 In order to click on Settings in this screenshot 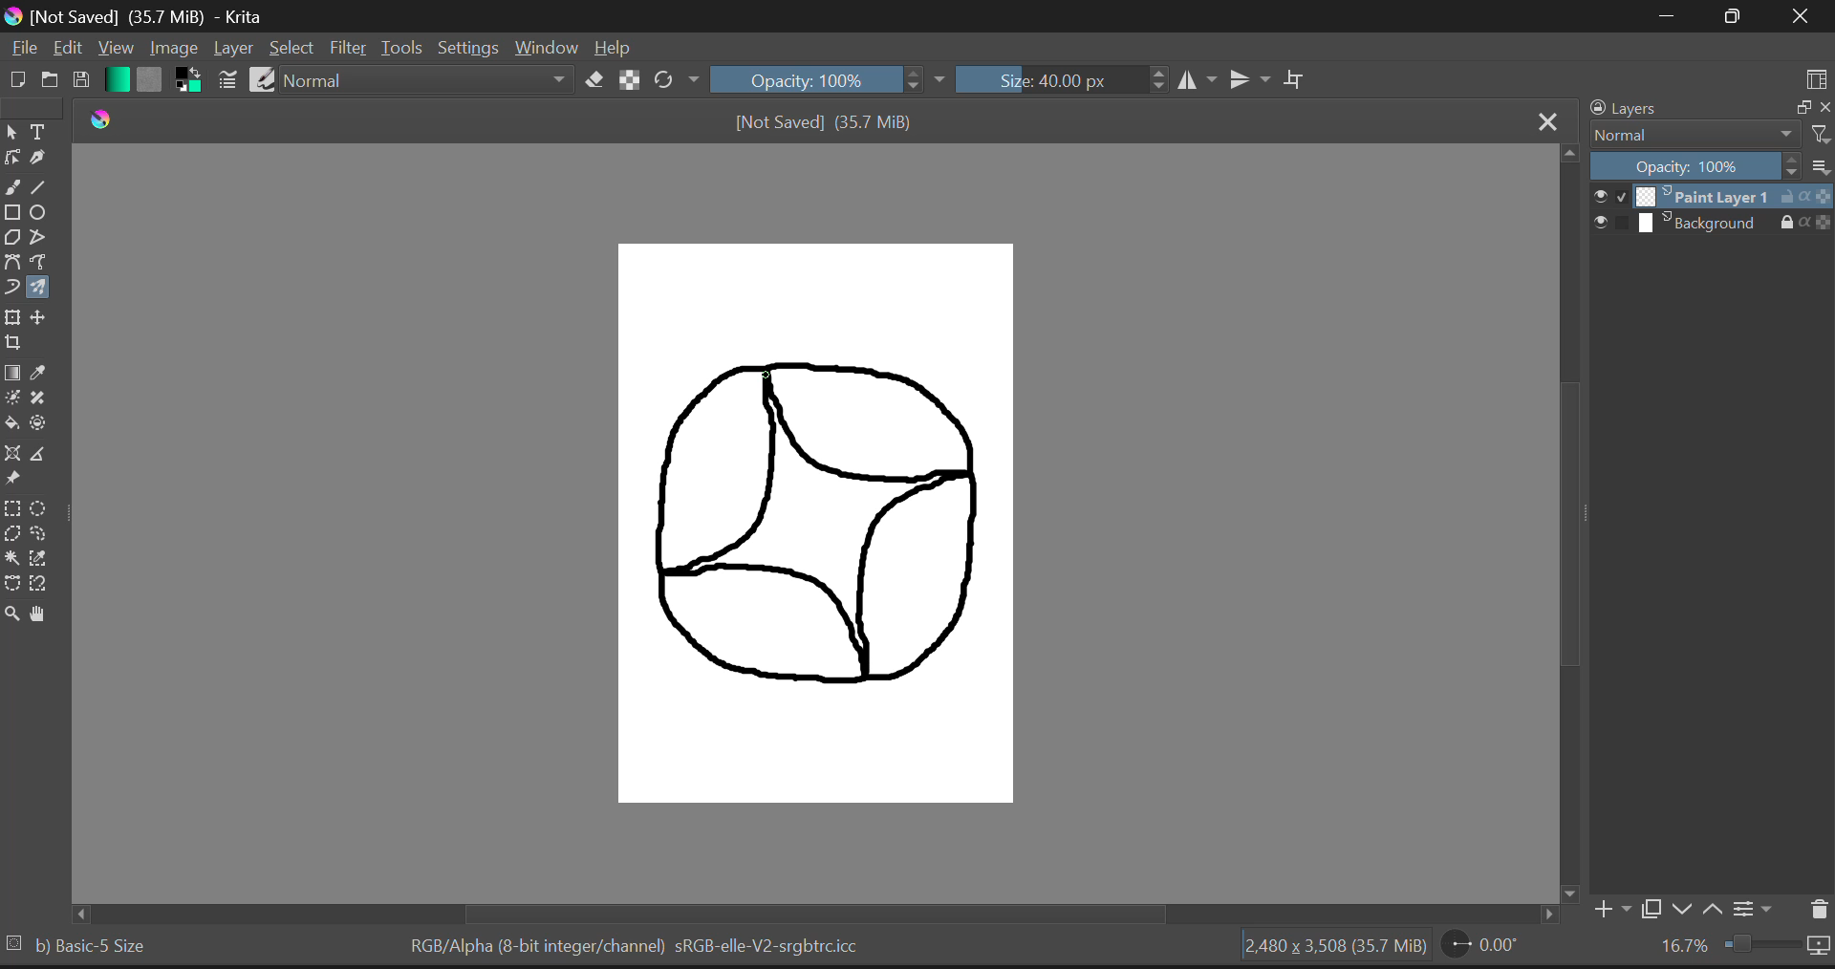, I will do `click(1756, 913)`.